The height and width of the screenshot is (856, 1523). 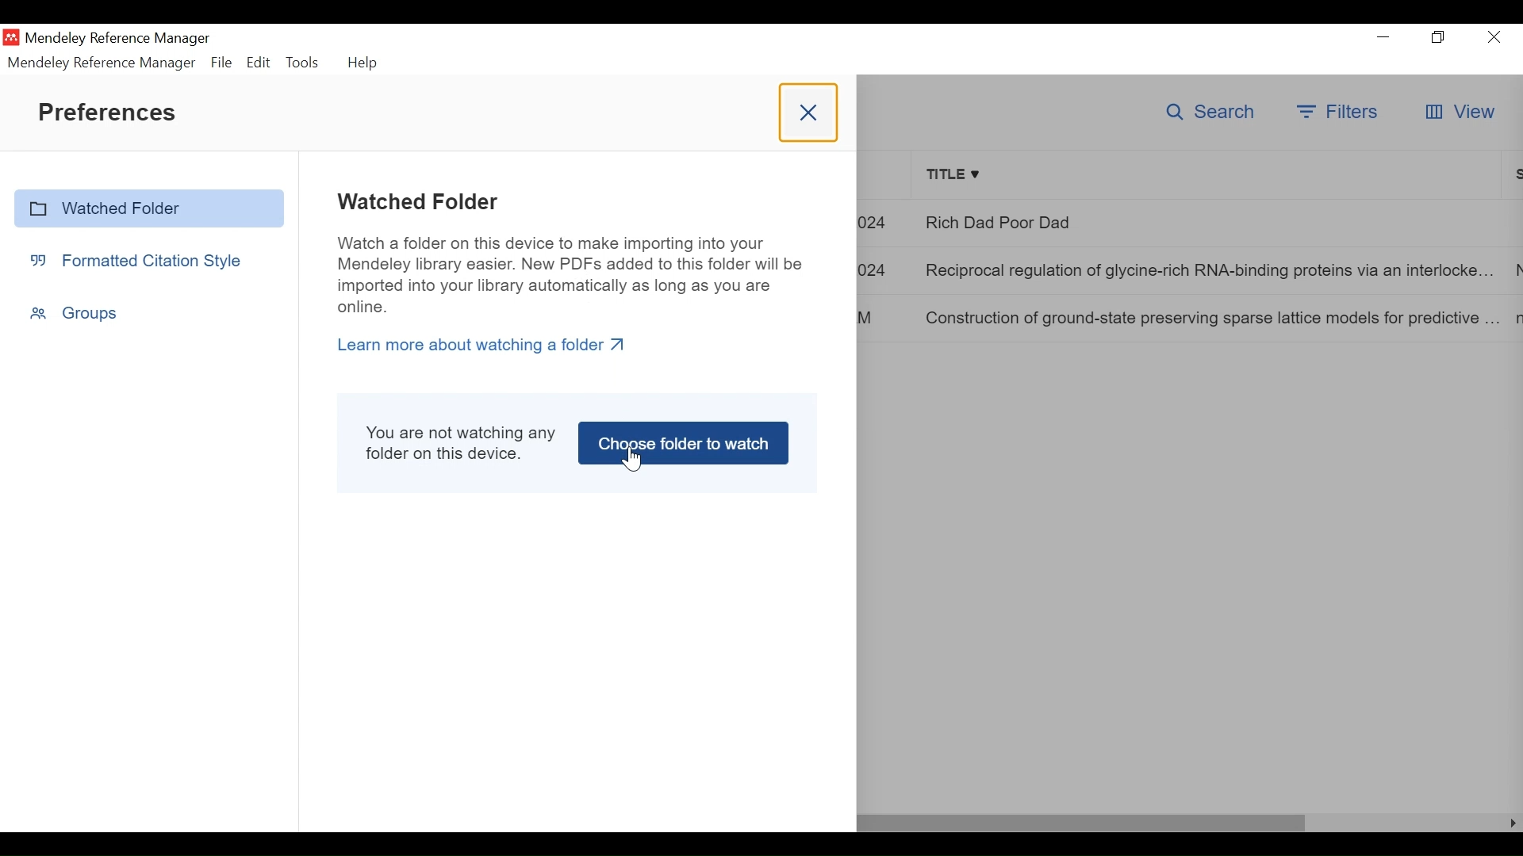 I want to click on minimize, so click(x=1384, y=36).